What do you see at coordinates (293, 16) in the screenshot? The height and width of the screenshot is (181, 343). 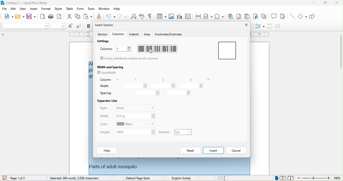 I see `insert line` at bounding box center [293, 16].